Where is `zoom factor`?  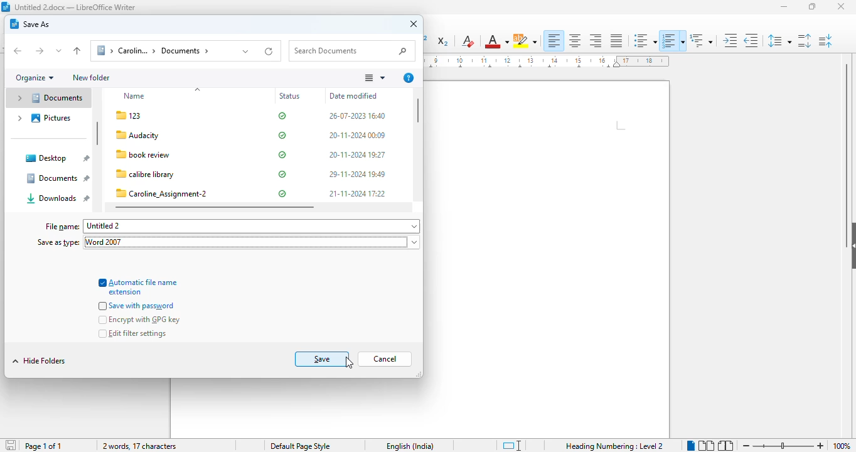
zoom factor is located at coordinates (842, 446).